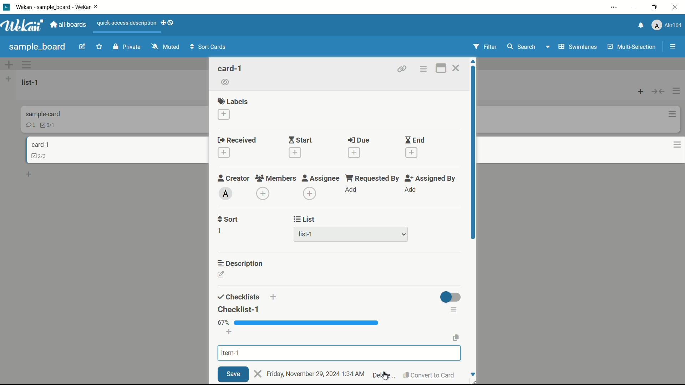 The height and width of the screenshot is (385, 685). What do you see at coordinates (209, 47) in the screenshot?
I see `sort cards` at bounding box center [209, 47].